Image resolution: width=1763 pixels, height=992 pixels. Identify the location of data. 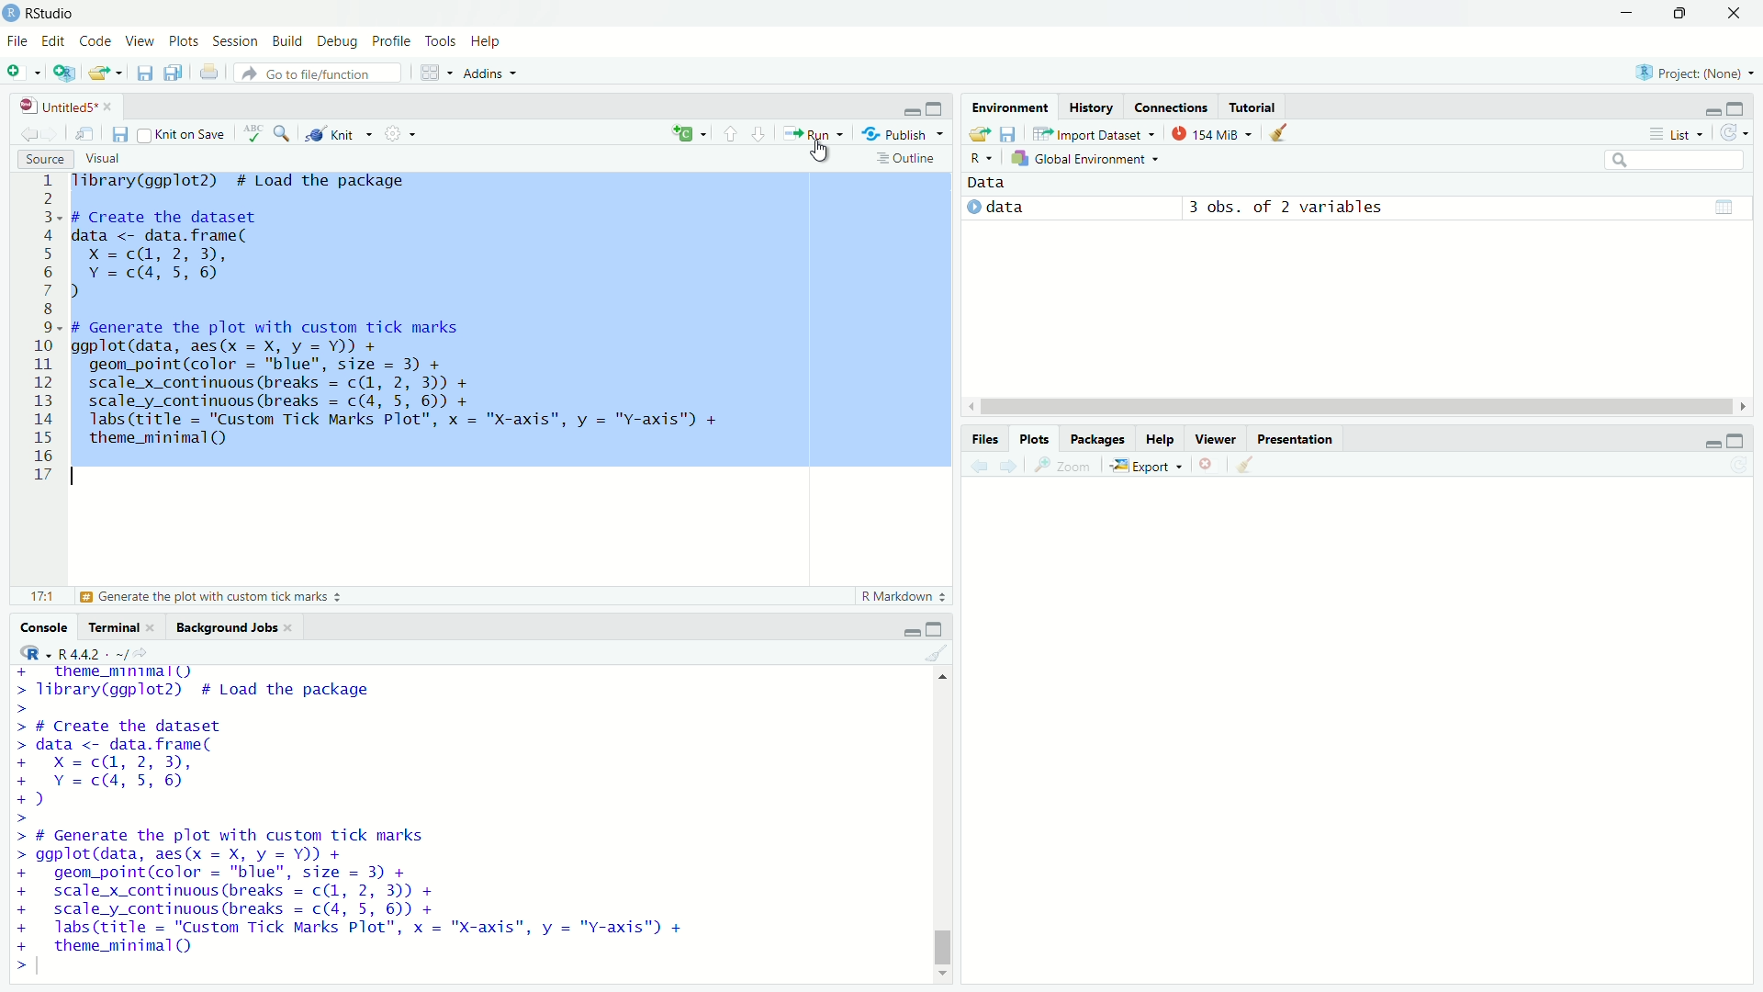
(1013, 207).